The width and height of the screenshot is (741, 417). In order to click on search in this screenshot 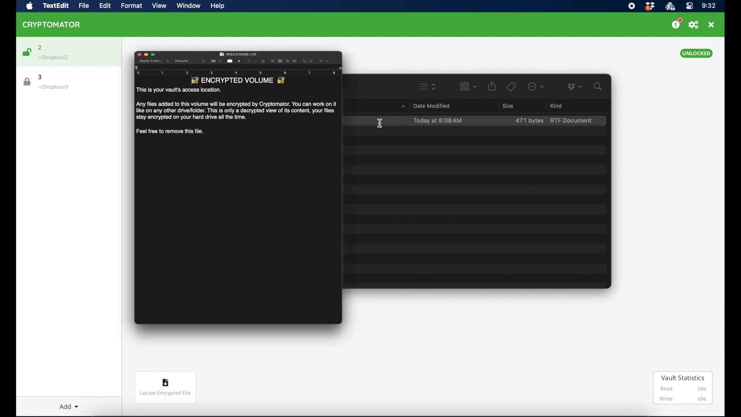, I will do `click(598, 87)`.